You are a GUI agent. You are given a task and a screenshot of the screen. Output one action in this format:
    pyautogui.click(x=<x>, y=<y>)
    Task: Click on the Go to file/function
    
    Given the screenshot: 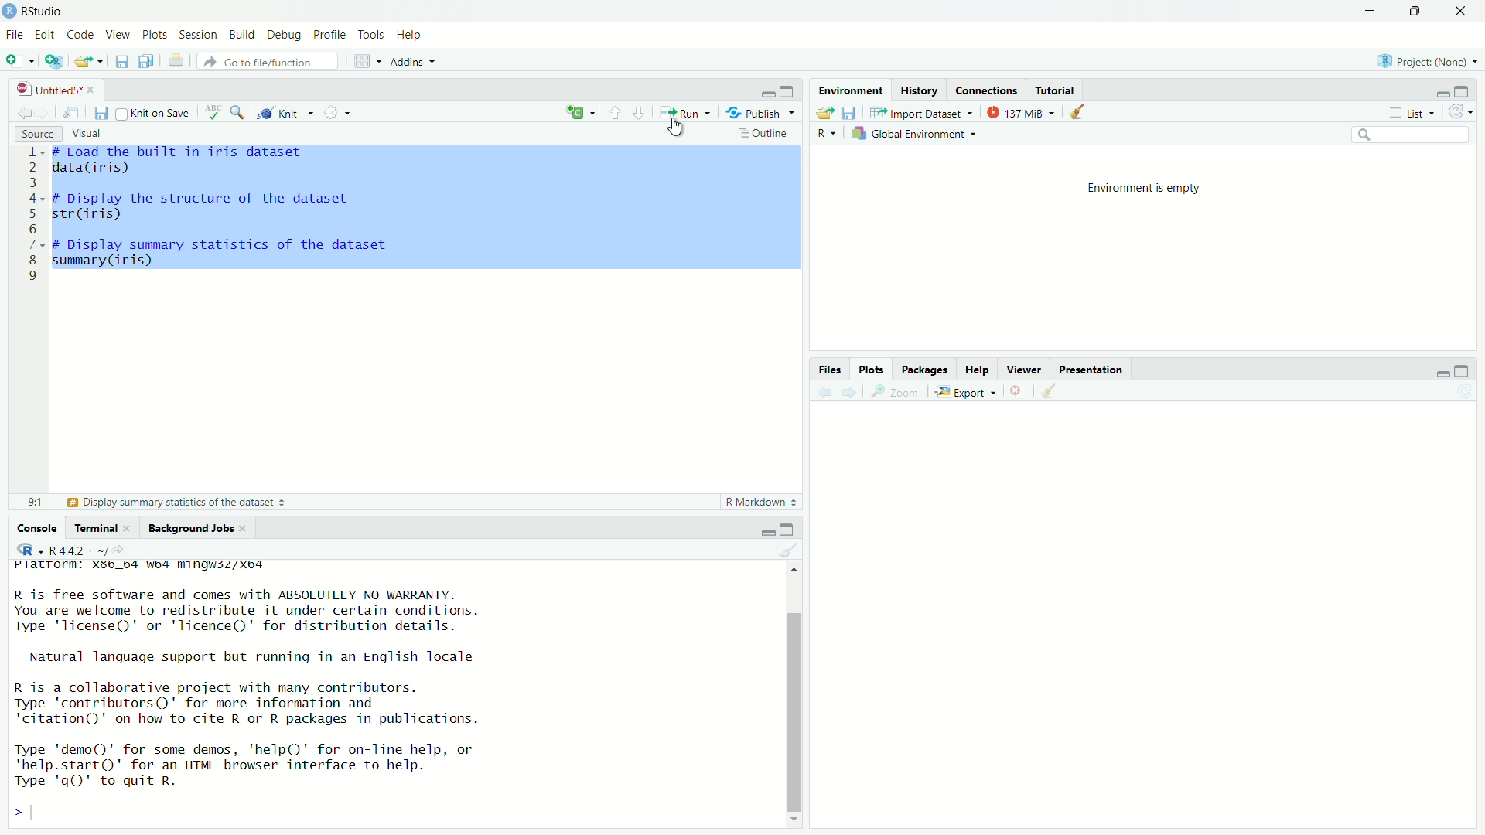 What is the action you would take?
    pyautogui.click(x=266, y=62)
    